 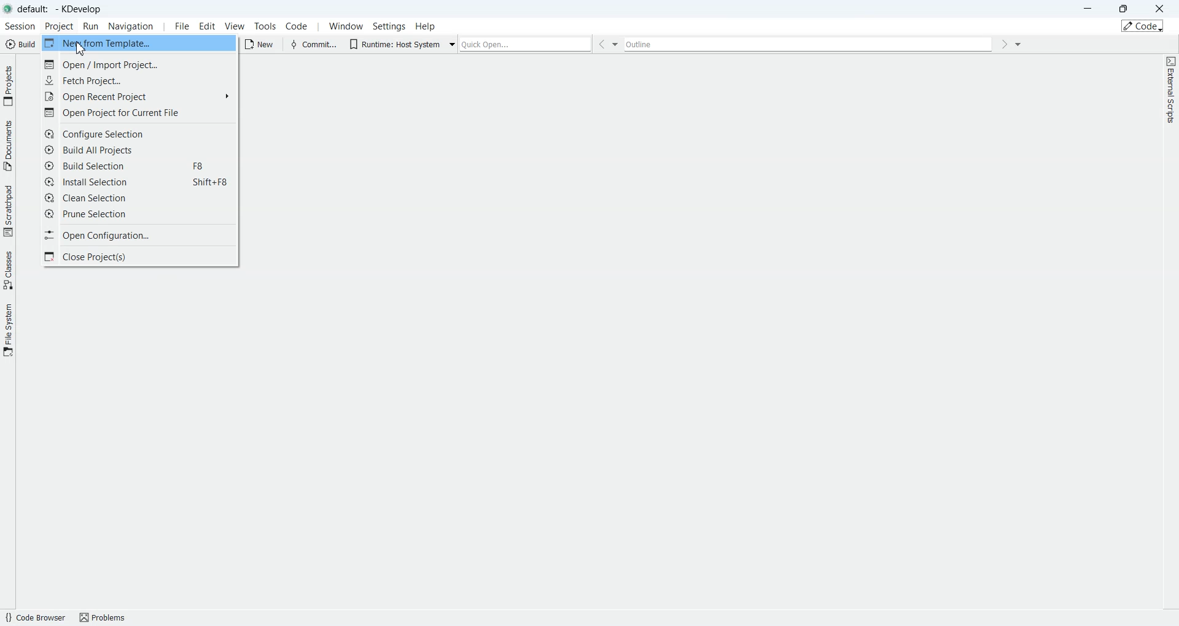 I want to click on Run, so click(x=92, y=27).